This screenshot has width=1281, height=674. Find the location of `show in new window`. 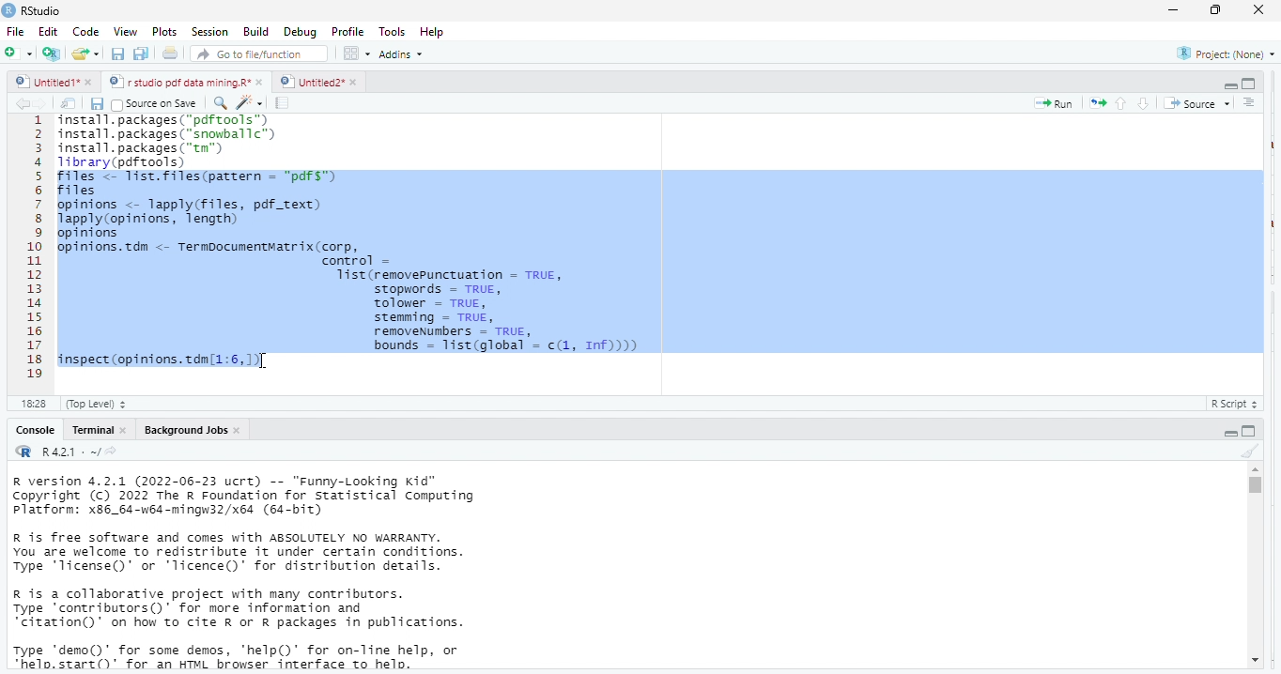

show in new window is located at coordinates (70, 103).